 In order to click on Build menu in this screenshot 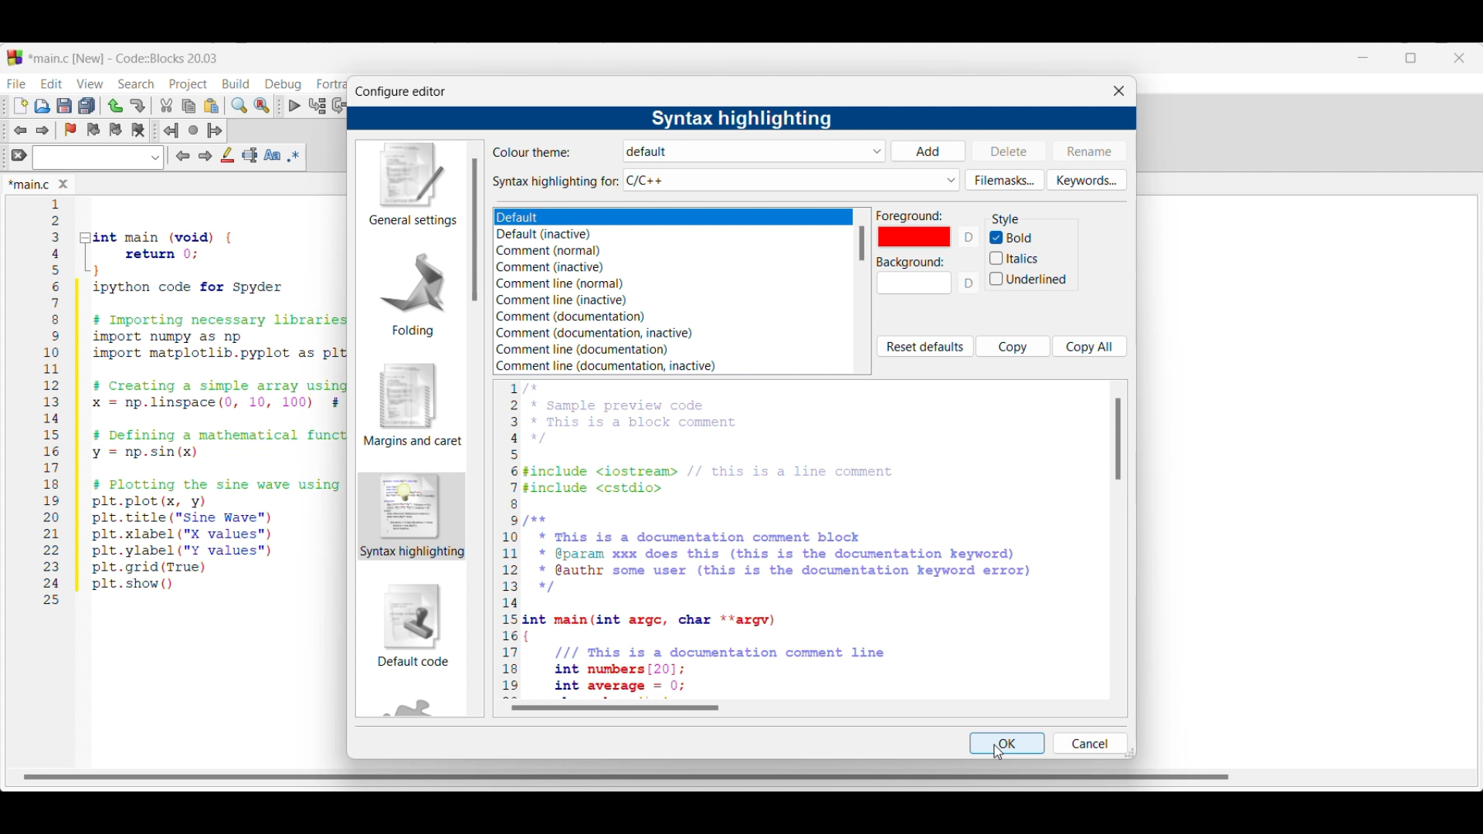, I will do `click(236, 83)`.